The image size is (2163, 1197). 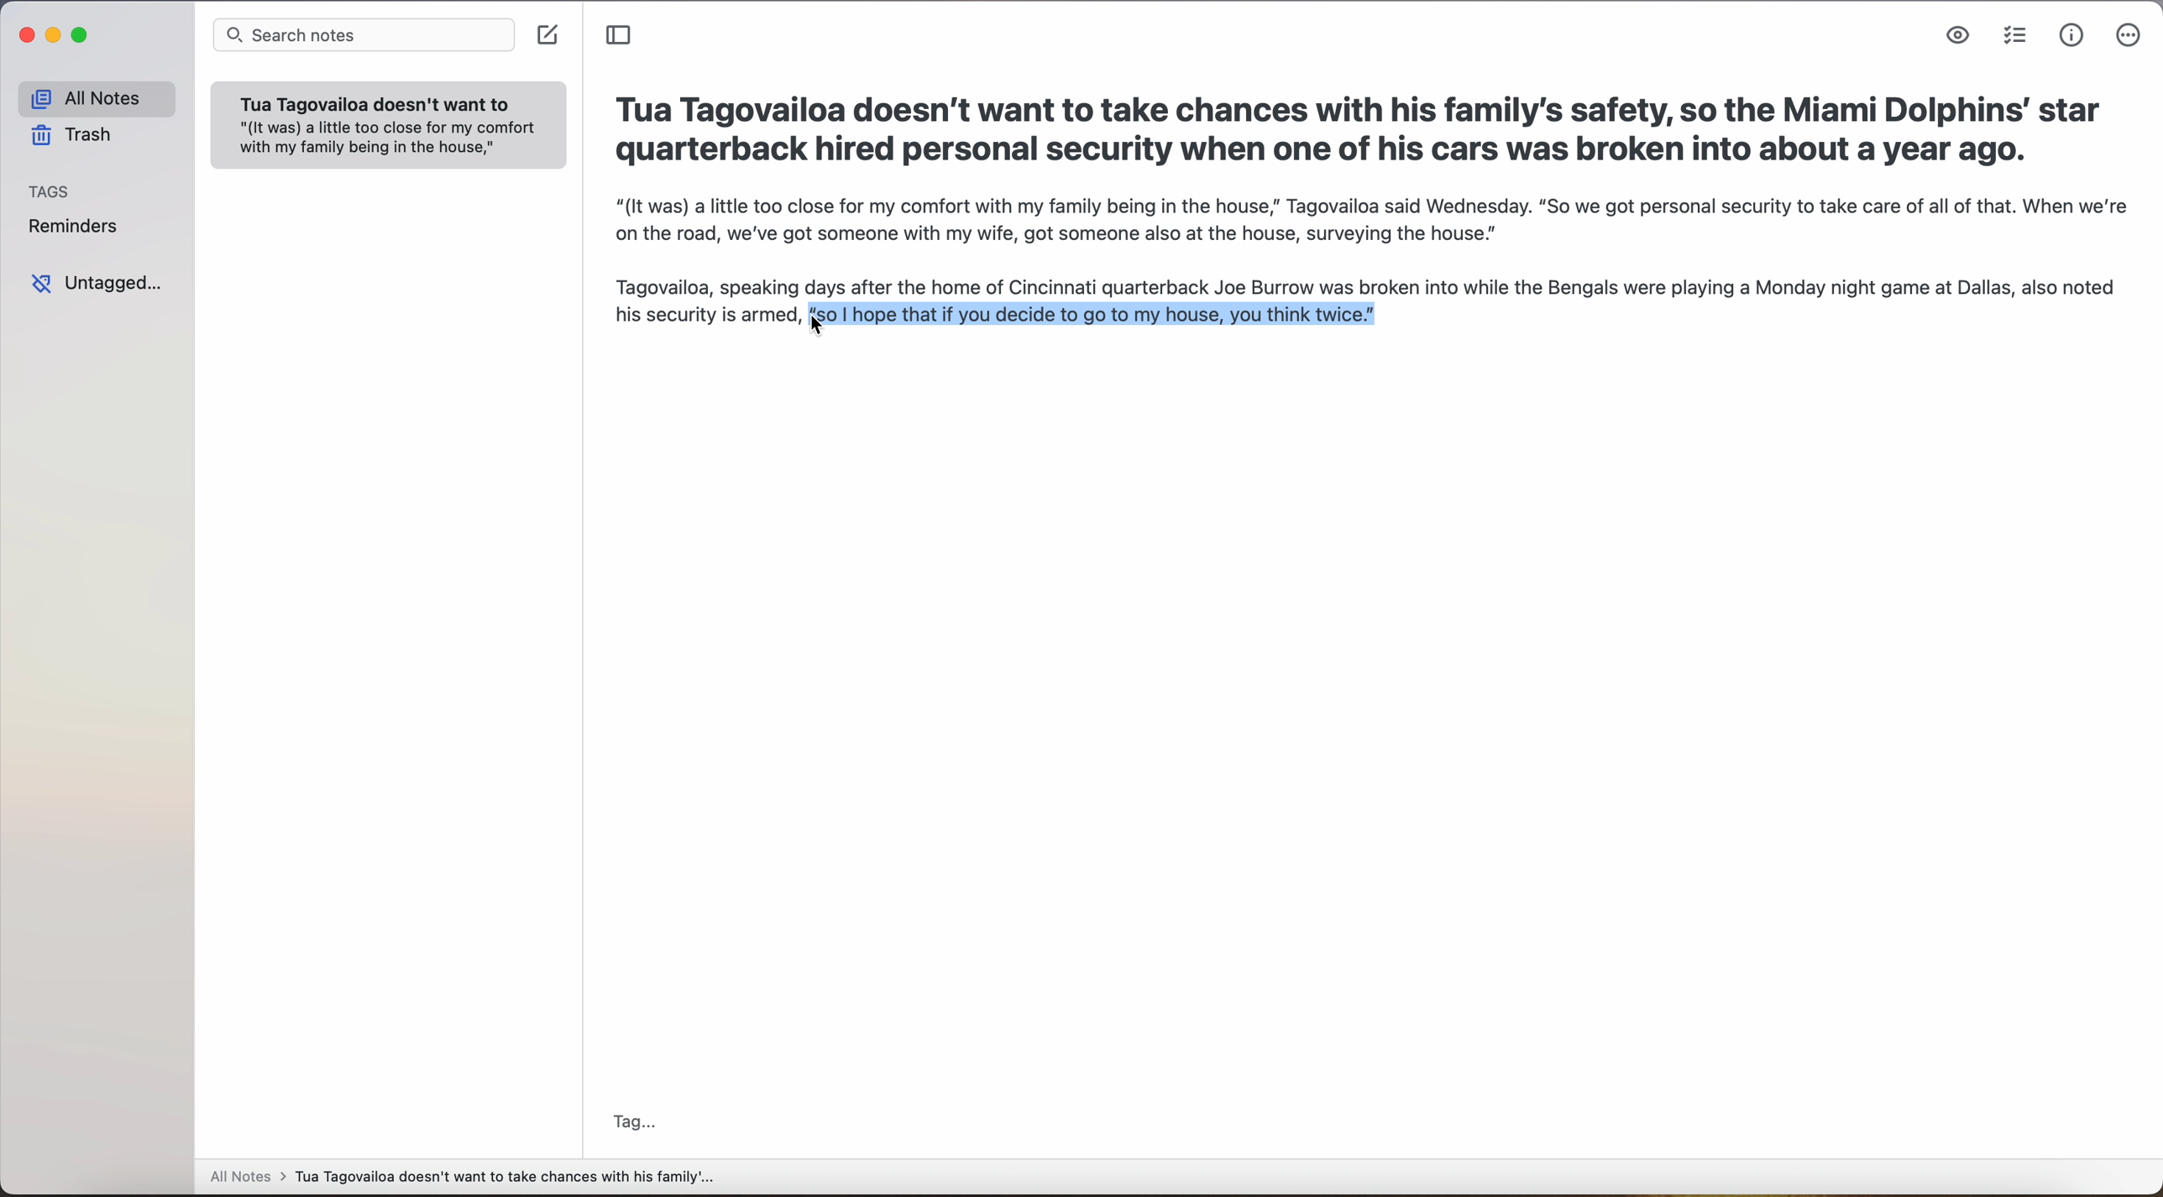 I want to click on untagged, so click(x=100, y=284).